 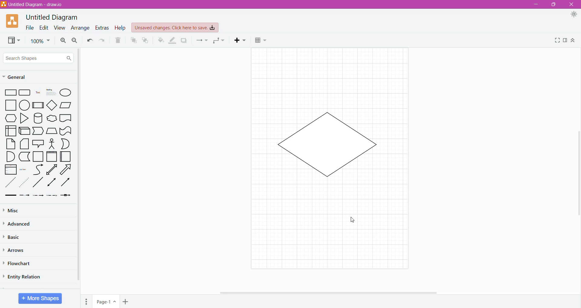 I want to click on Zoom, so click(x=40, y=41).